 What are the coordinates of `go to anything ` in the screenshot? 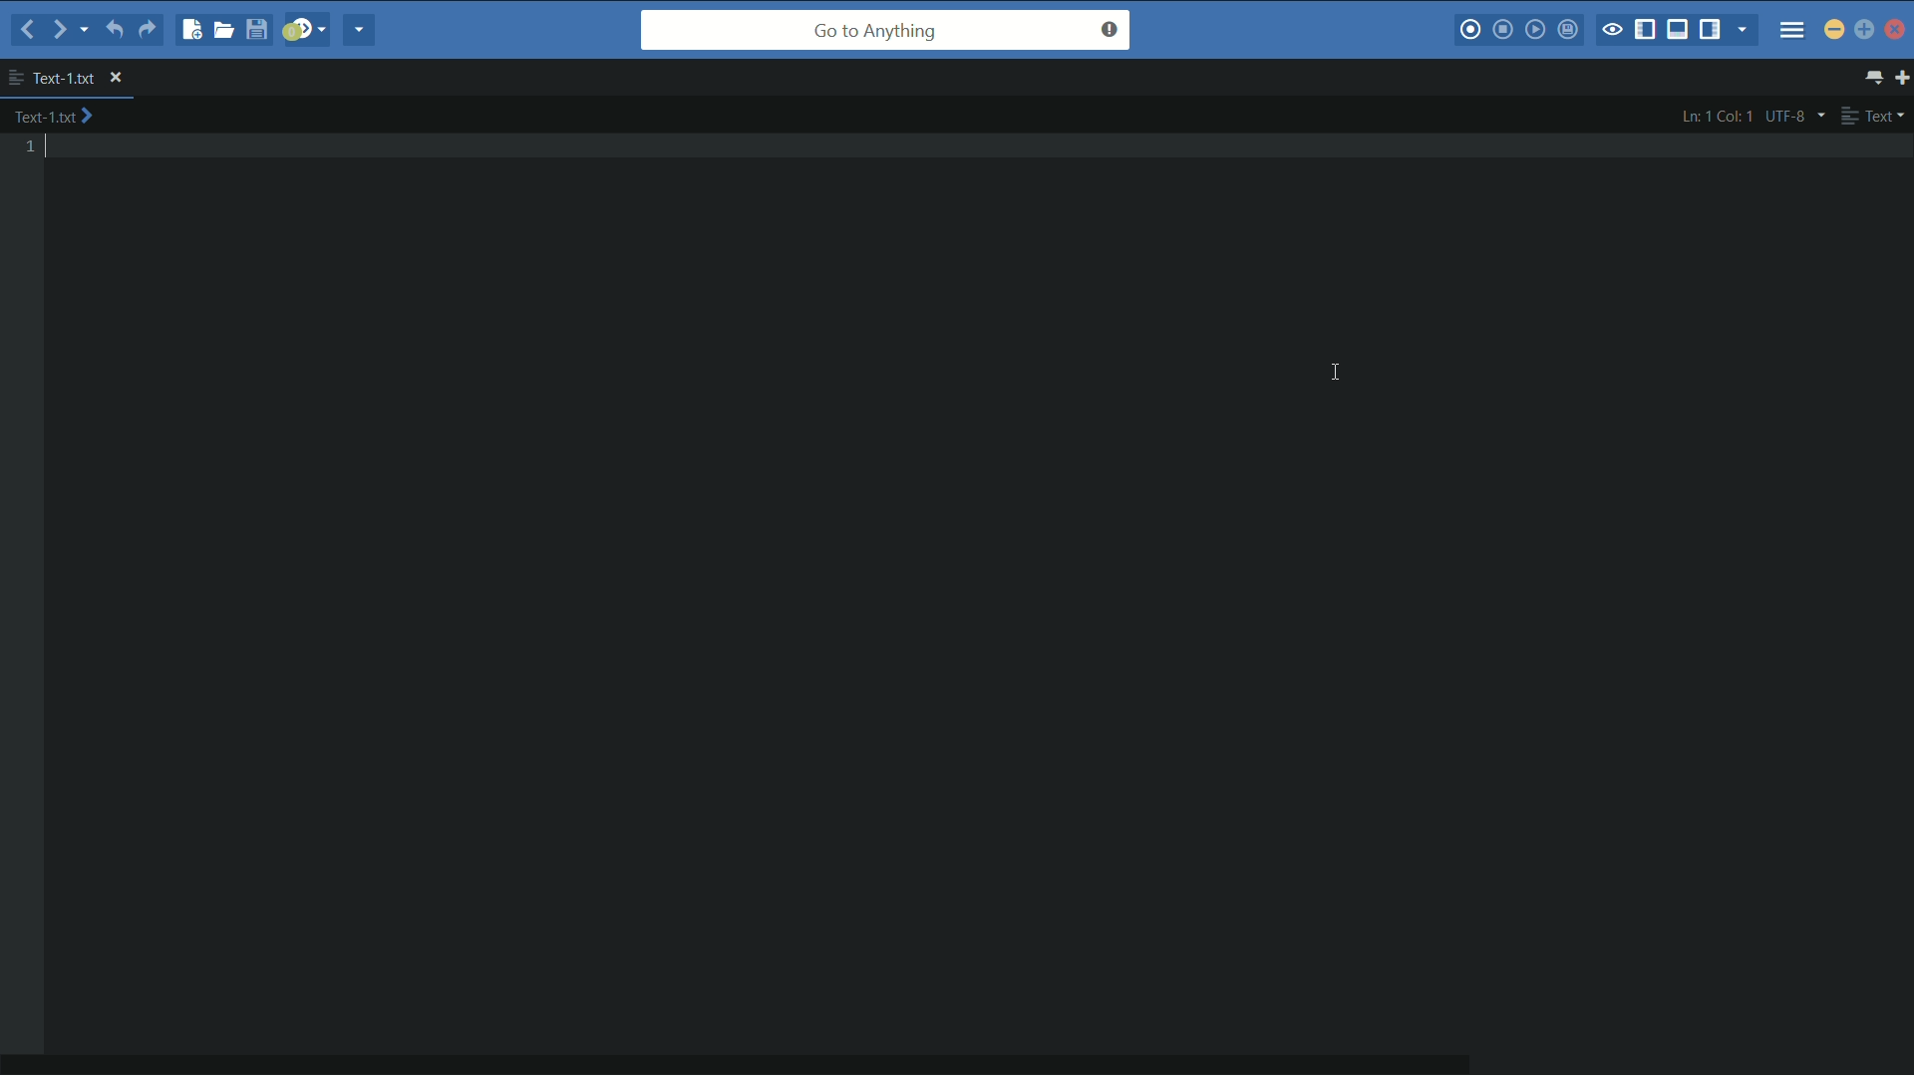 It's located at (886, 31).